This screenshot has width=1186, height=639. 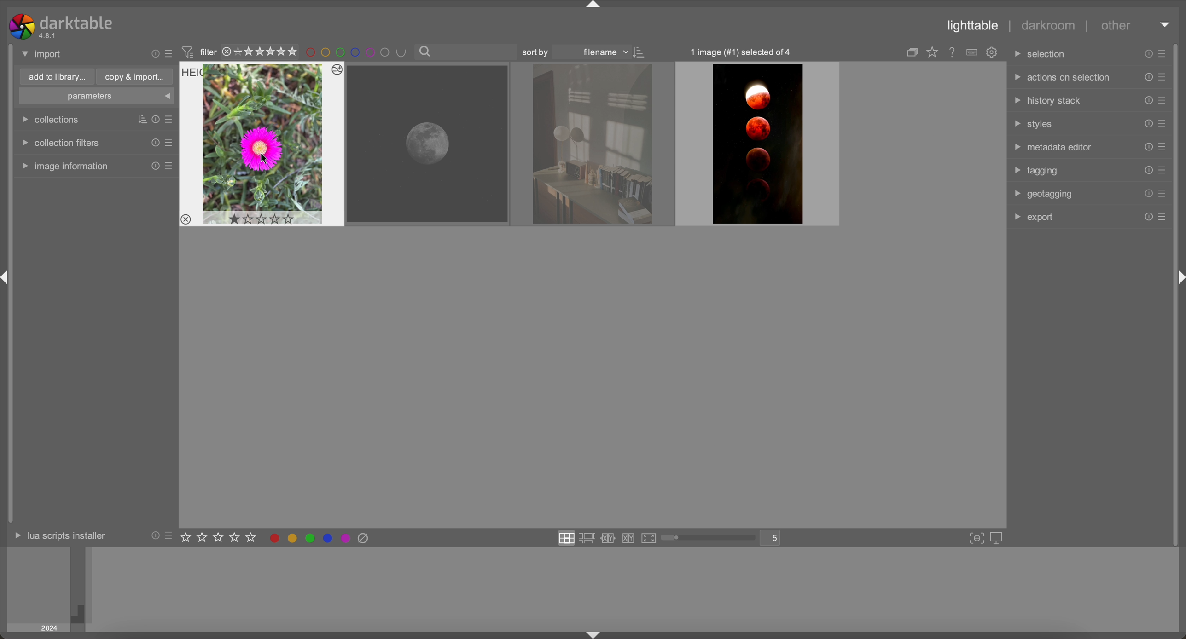 What do you see at coordinates (261, 52) in the screenshot?
I see `rating` at bounding box center [261, 52].